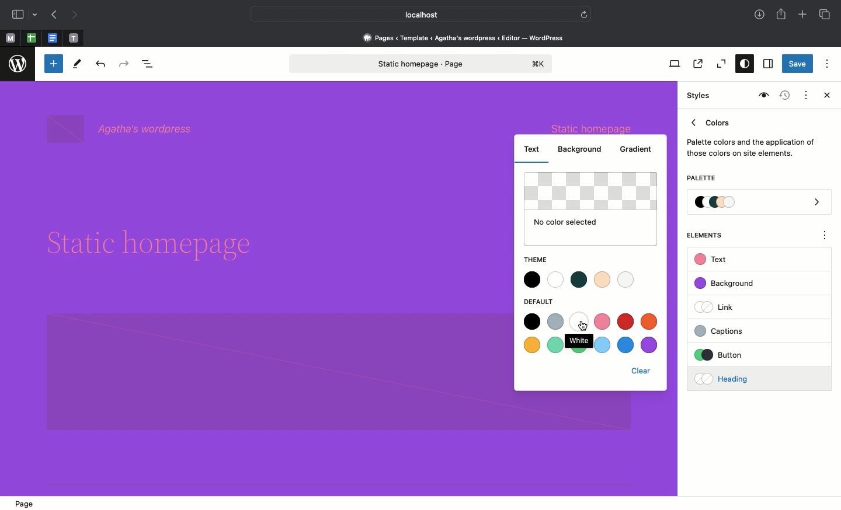 The height and width of the screenshot is (510, 841). Describe the element at coordinates (719, 306) in the screenshot. I see `Link` at that location.